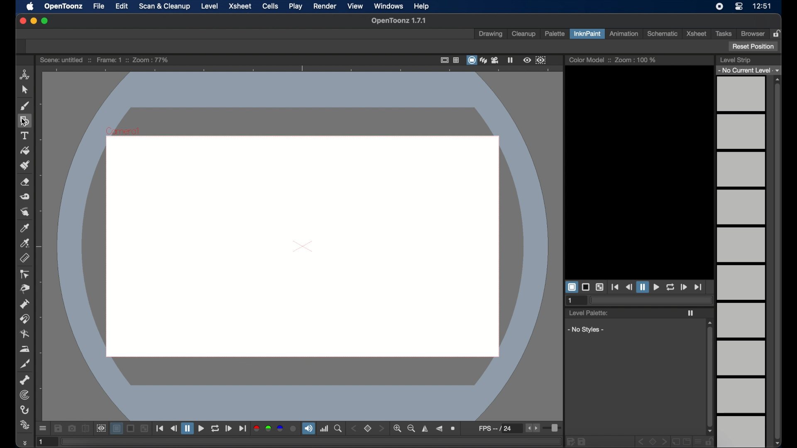 The height and width of the screenshot is (448, 797). I want to click on disabled icons, so click(640, 442).